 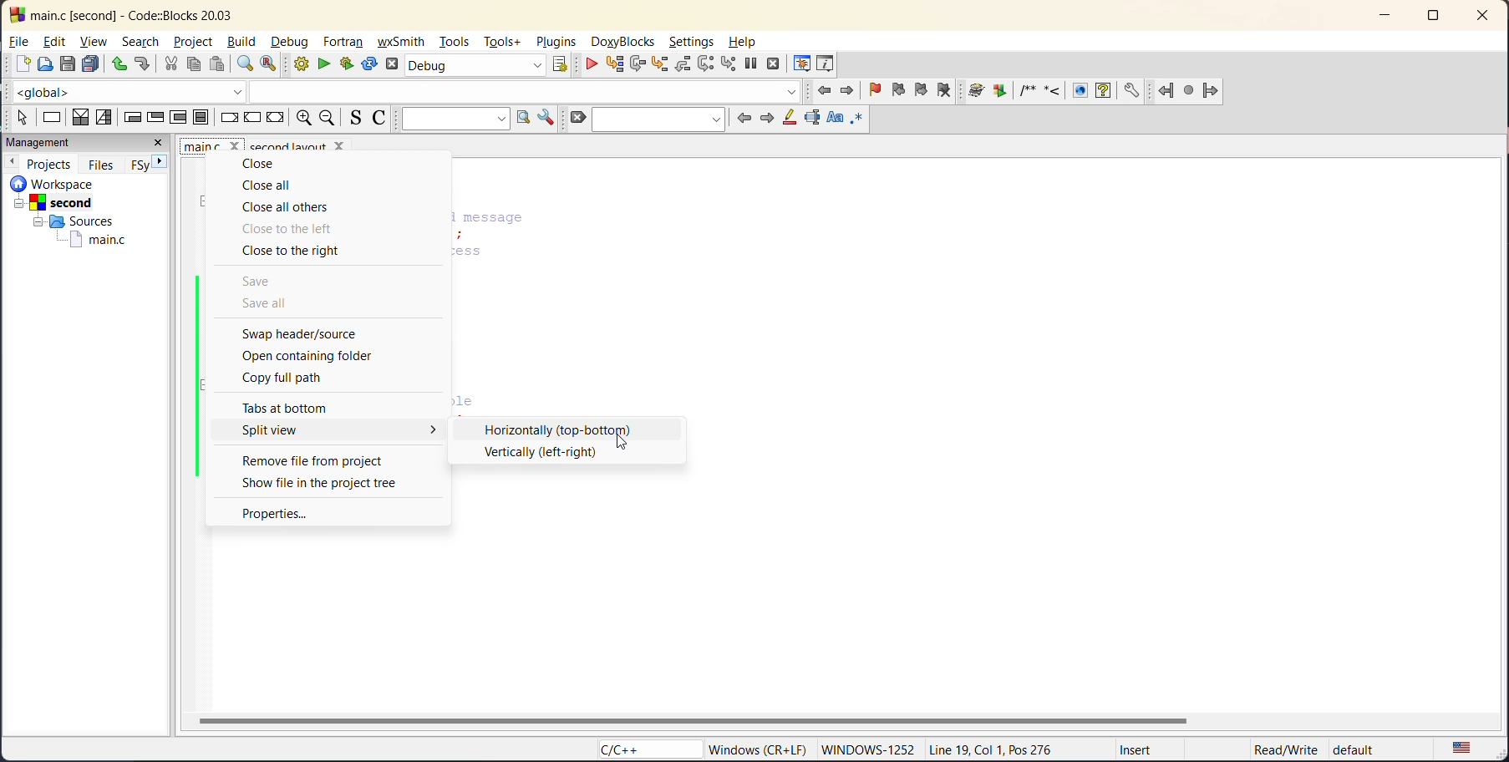 I want to click on close, so click(x=264, y=165).